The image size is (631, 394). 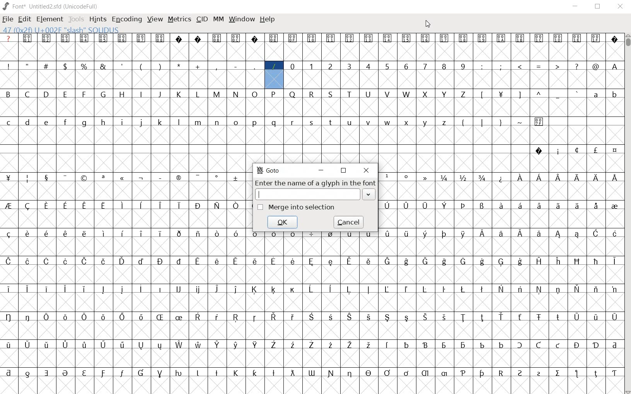 I want to click on glyph, so click(x=539, y=234).